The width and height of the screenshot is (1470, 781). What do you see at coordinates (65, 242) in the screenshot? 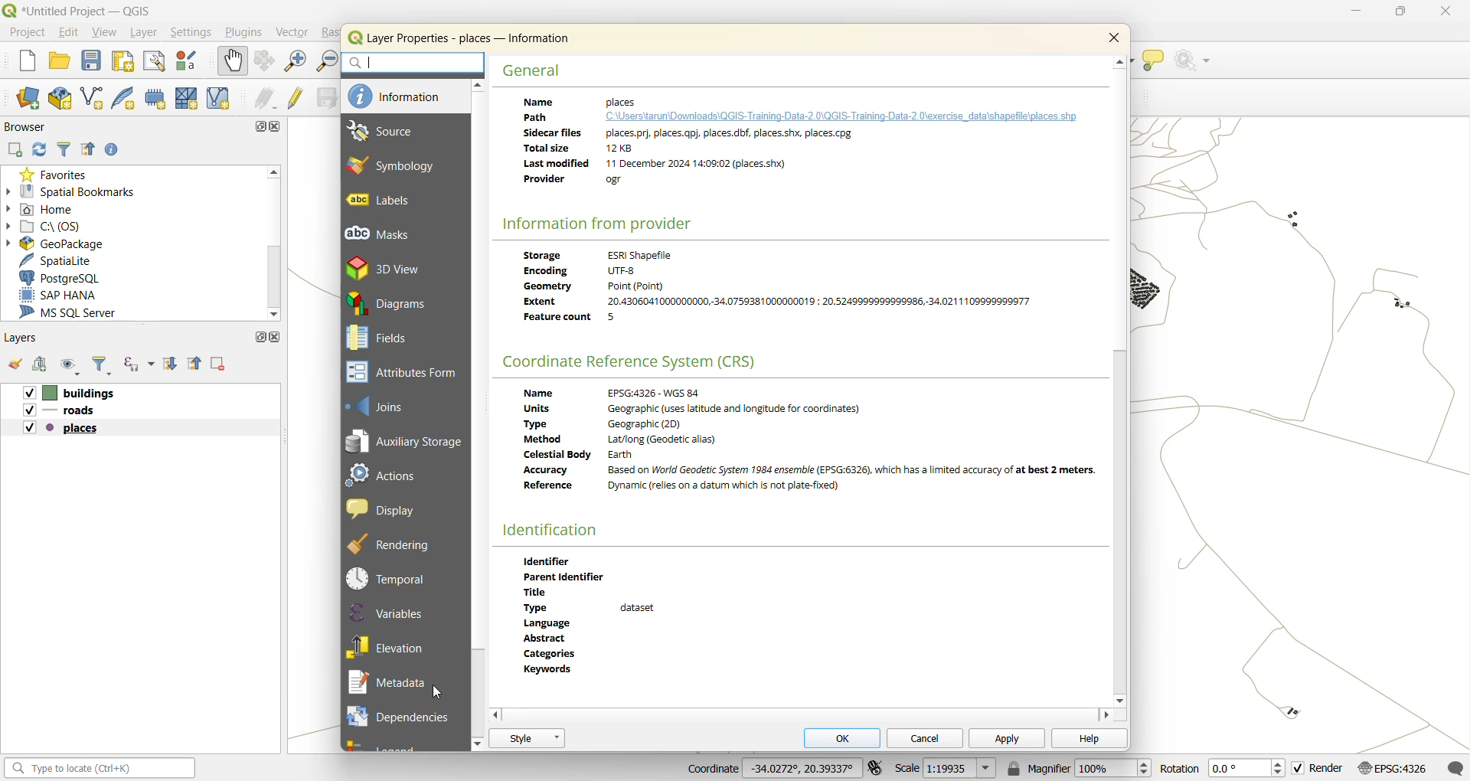
I see `geopackage` at bounding box center [65, 242].